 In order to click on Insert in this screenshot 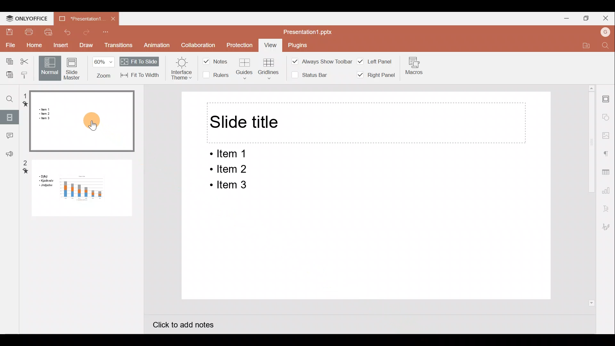, I will do `click(60, 45)`.